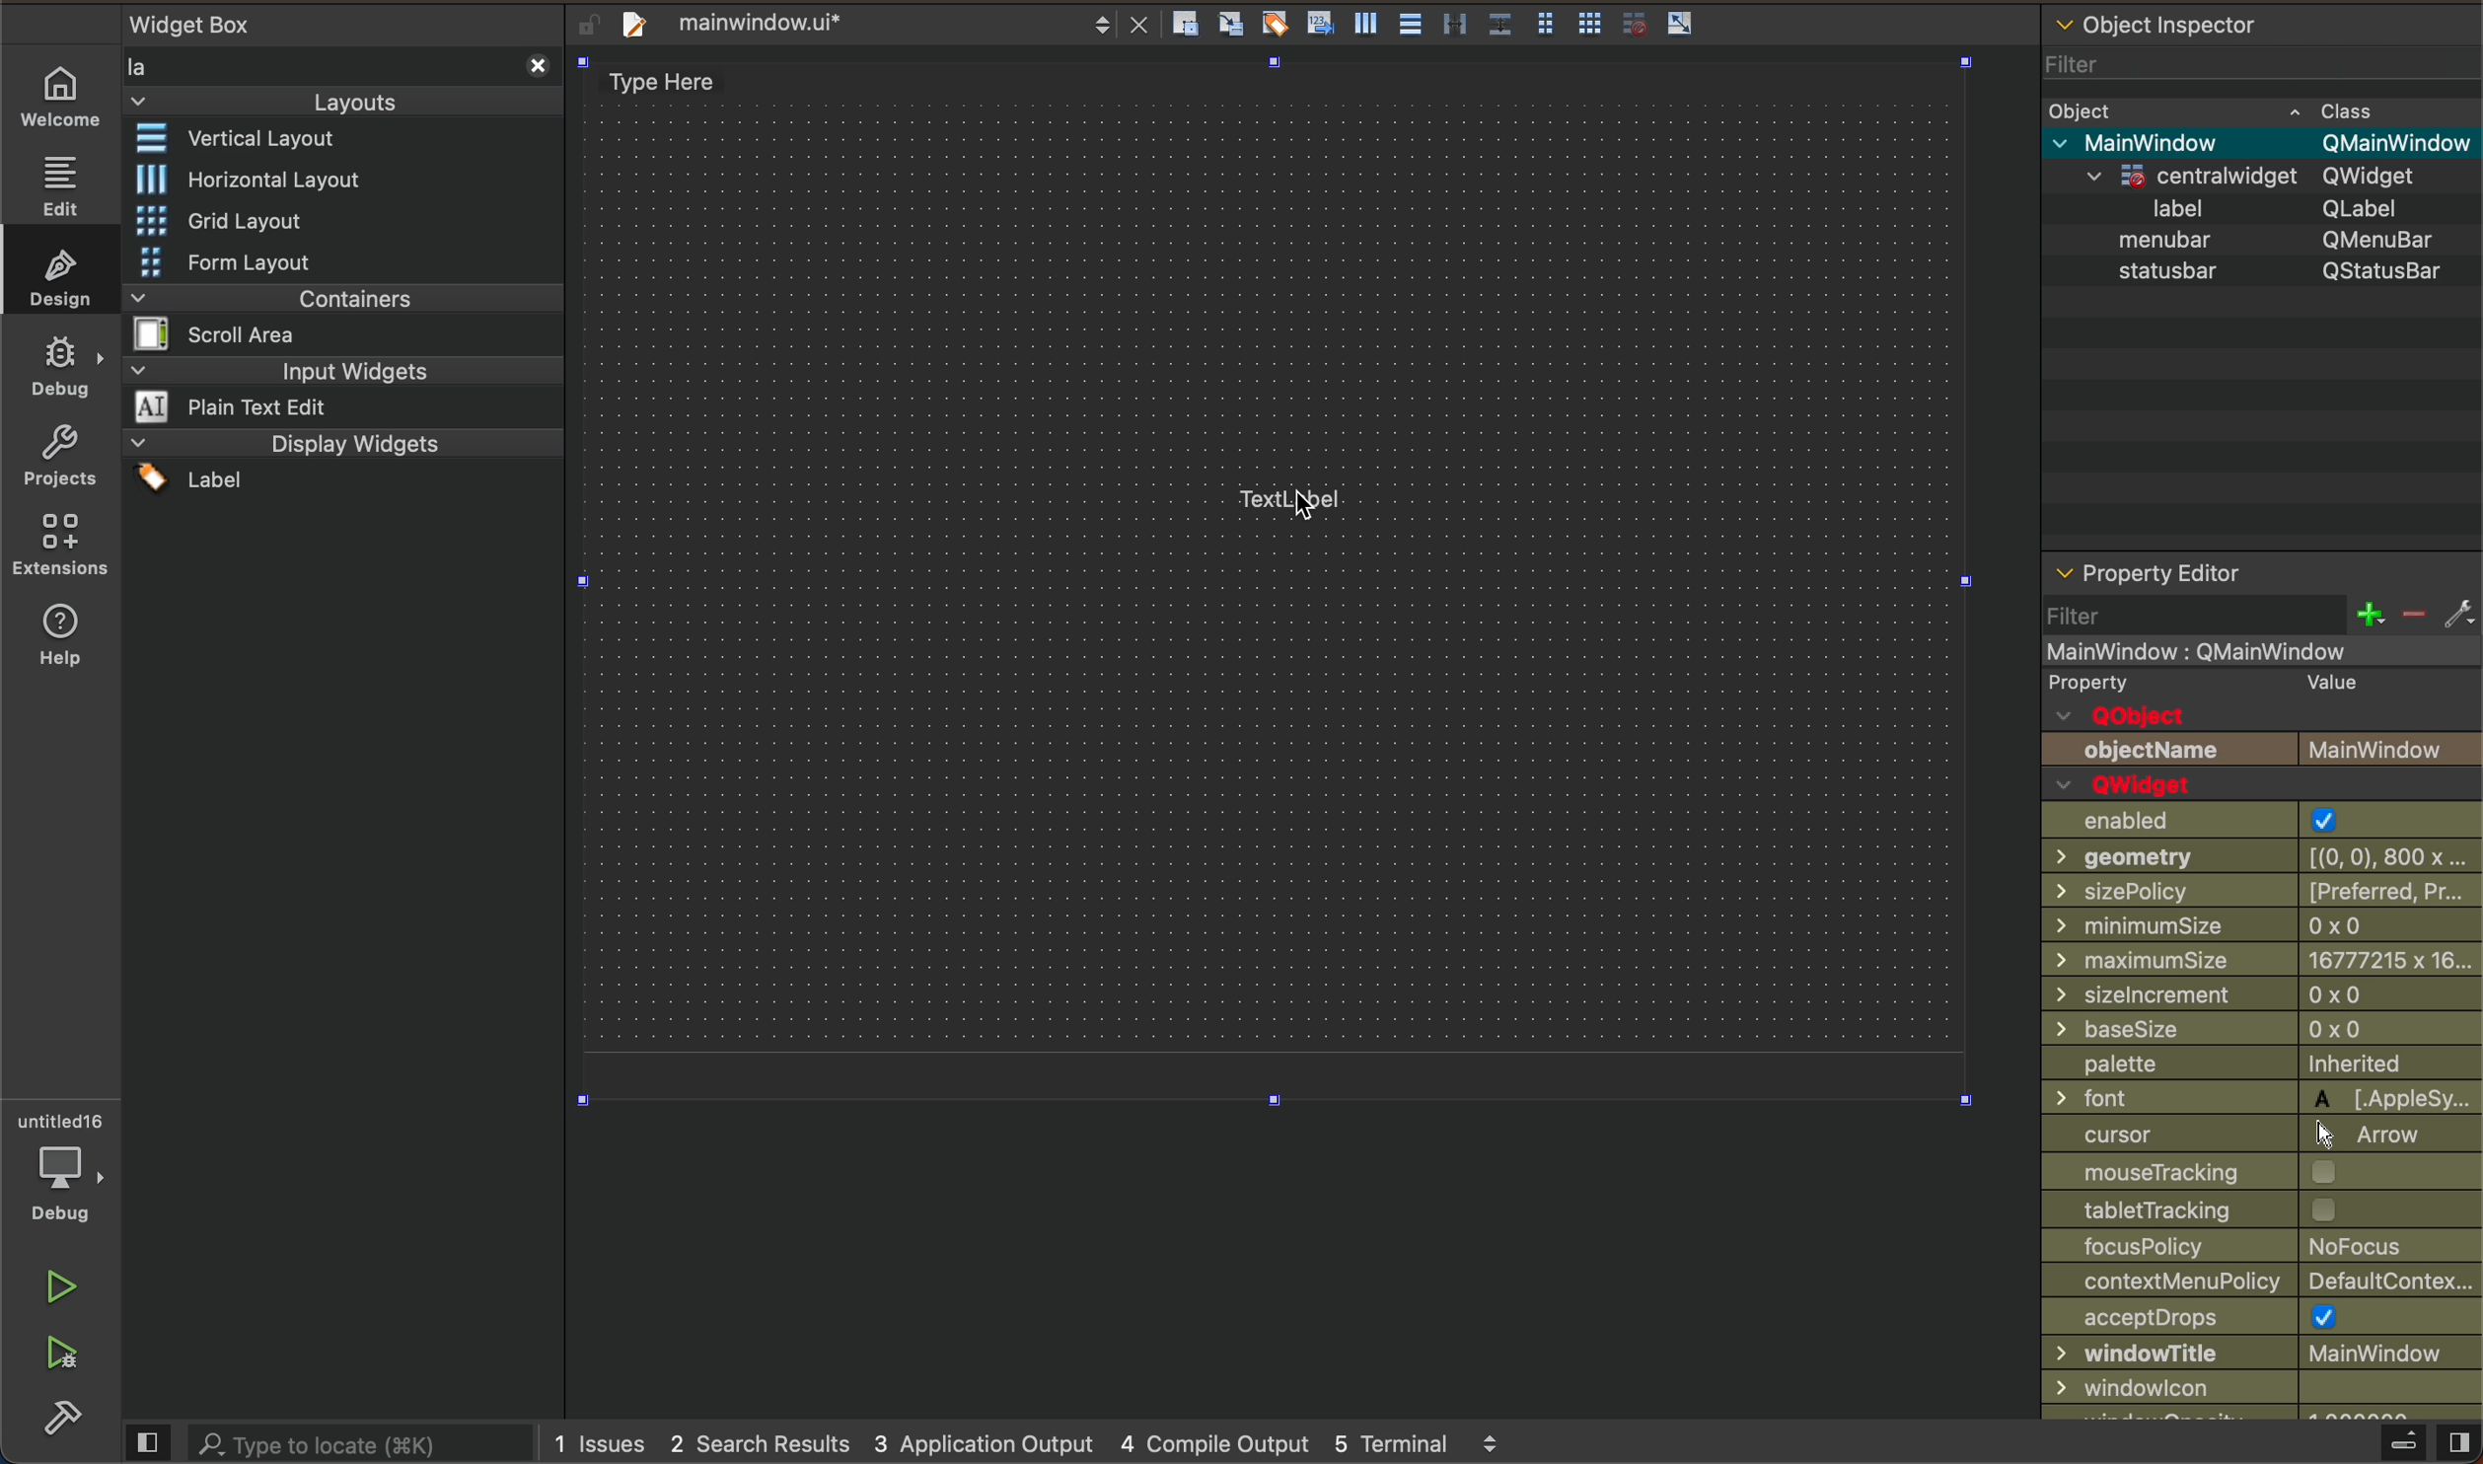  I want to click on type here , so click(690, 81).